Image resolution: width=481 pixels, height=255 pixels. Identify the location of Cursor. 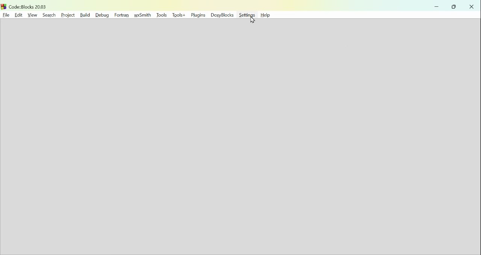
(253, 20).